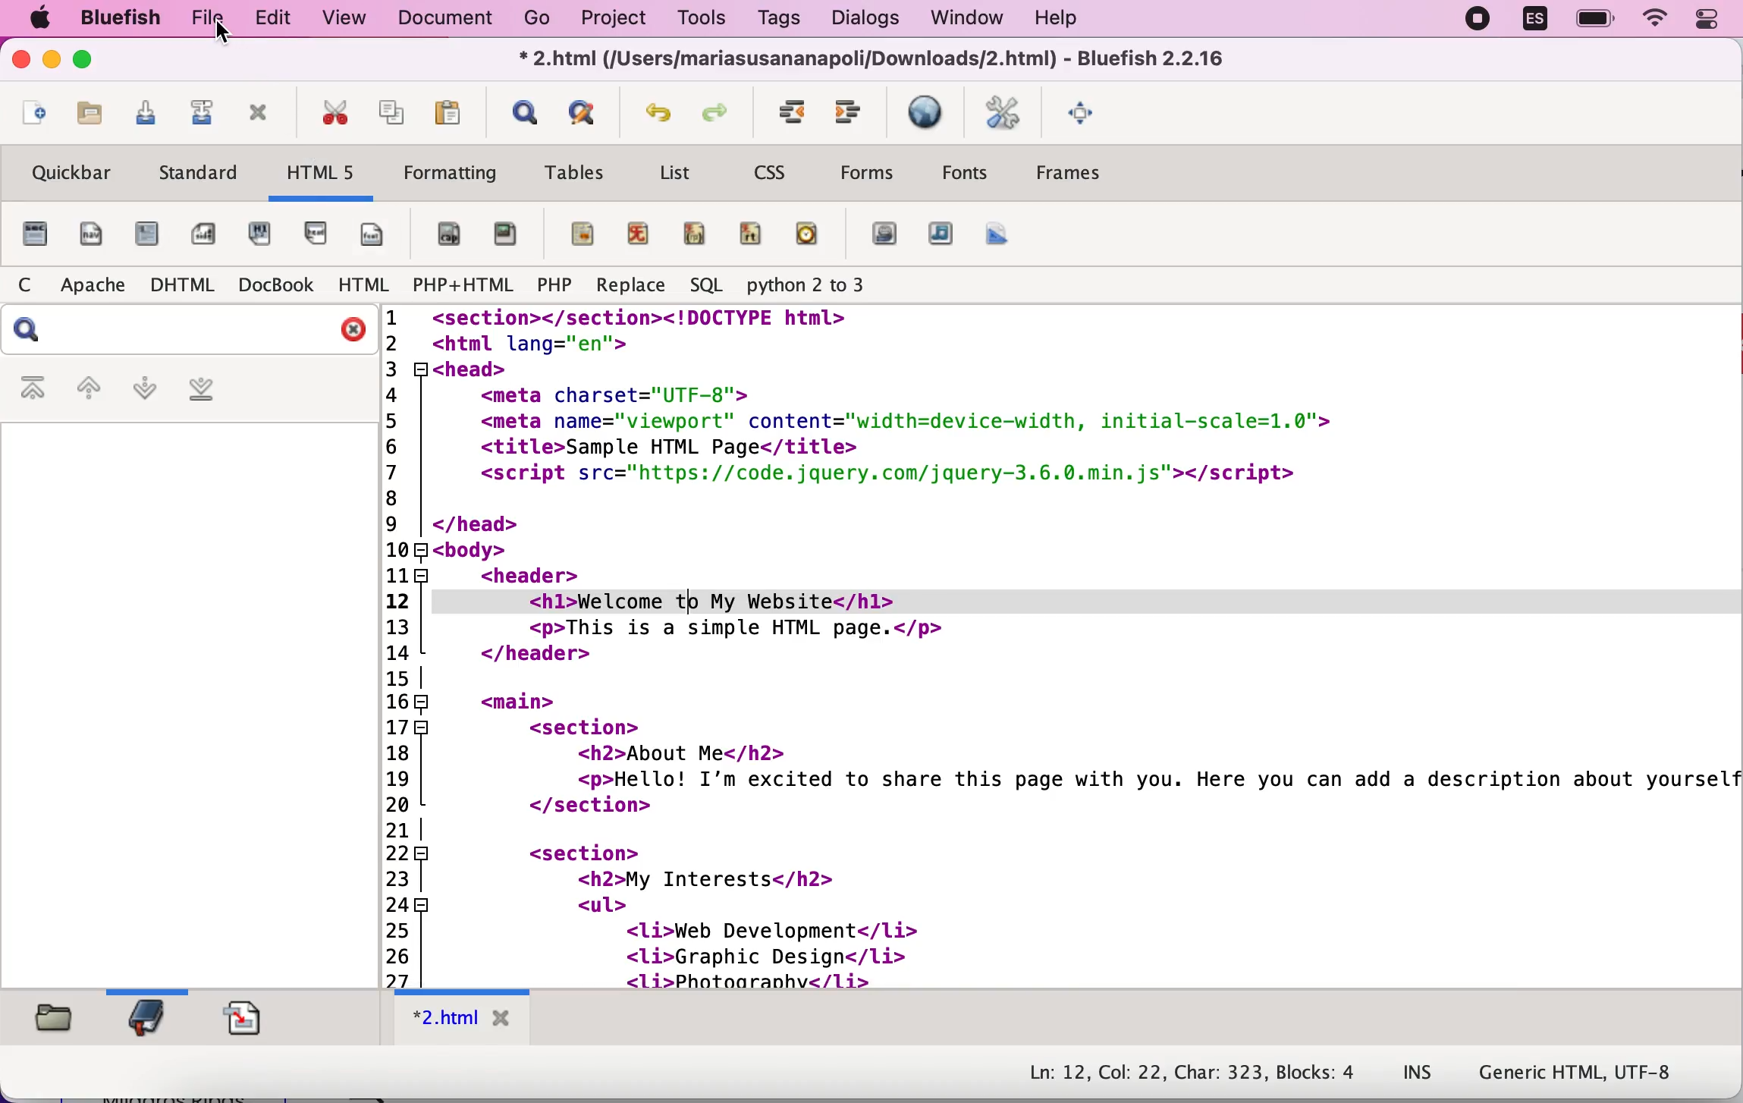 The height and width of the screenshot is (1103, 1743). What do you see at coordinates (440, 17) in the screenshot?
I see `document` at bounding box center [440, 17].